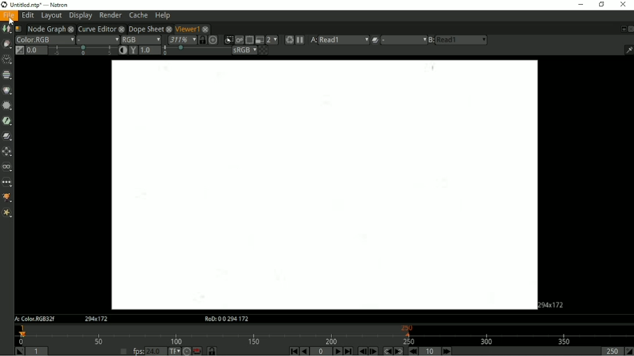 The width and height of the screenshot is (634, 356). What do you see at coordinates (27, 15) in the screenshot?
I see `Edit` at bounding box center [27, 15].